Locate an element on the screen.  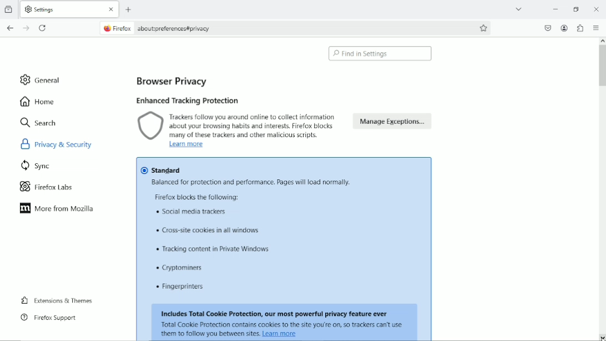
minimize is located at coordinates (556, 8).